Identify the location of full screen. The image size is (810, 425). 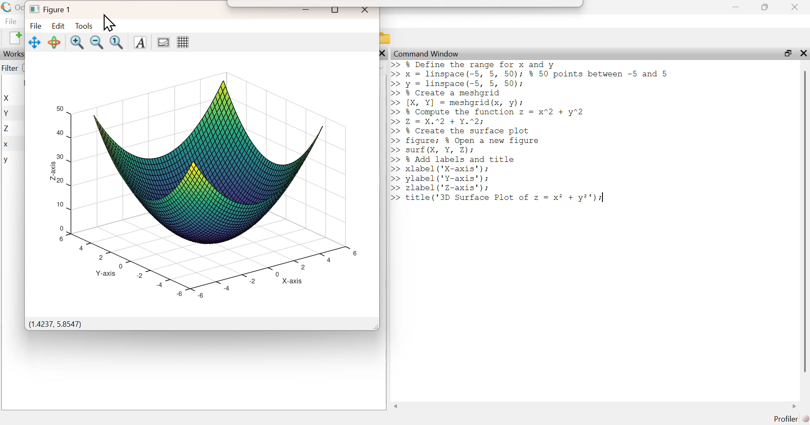
(335, 10).